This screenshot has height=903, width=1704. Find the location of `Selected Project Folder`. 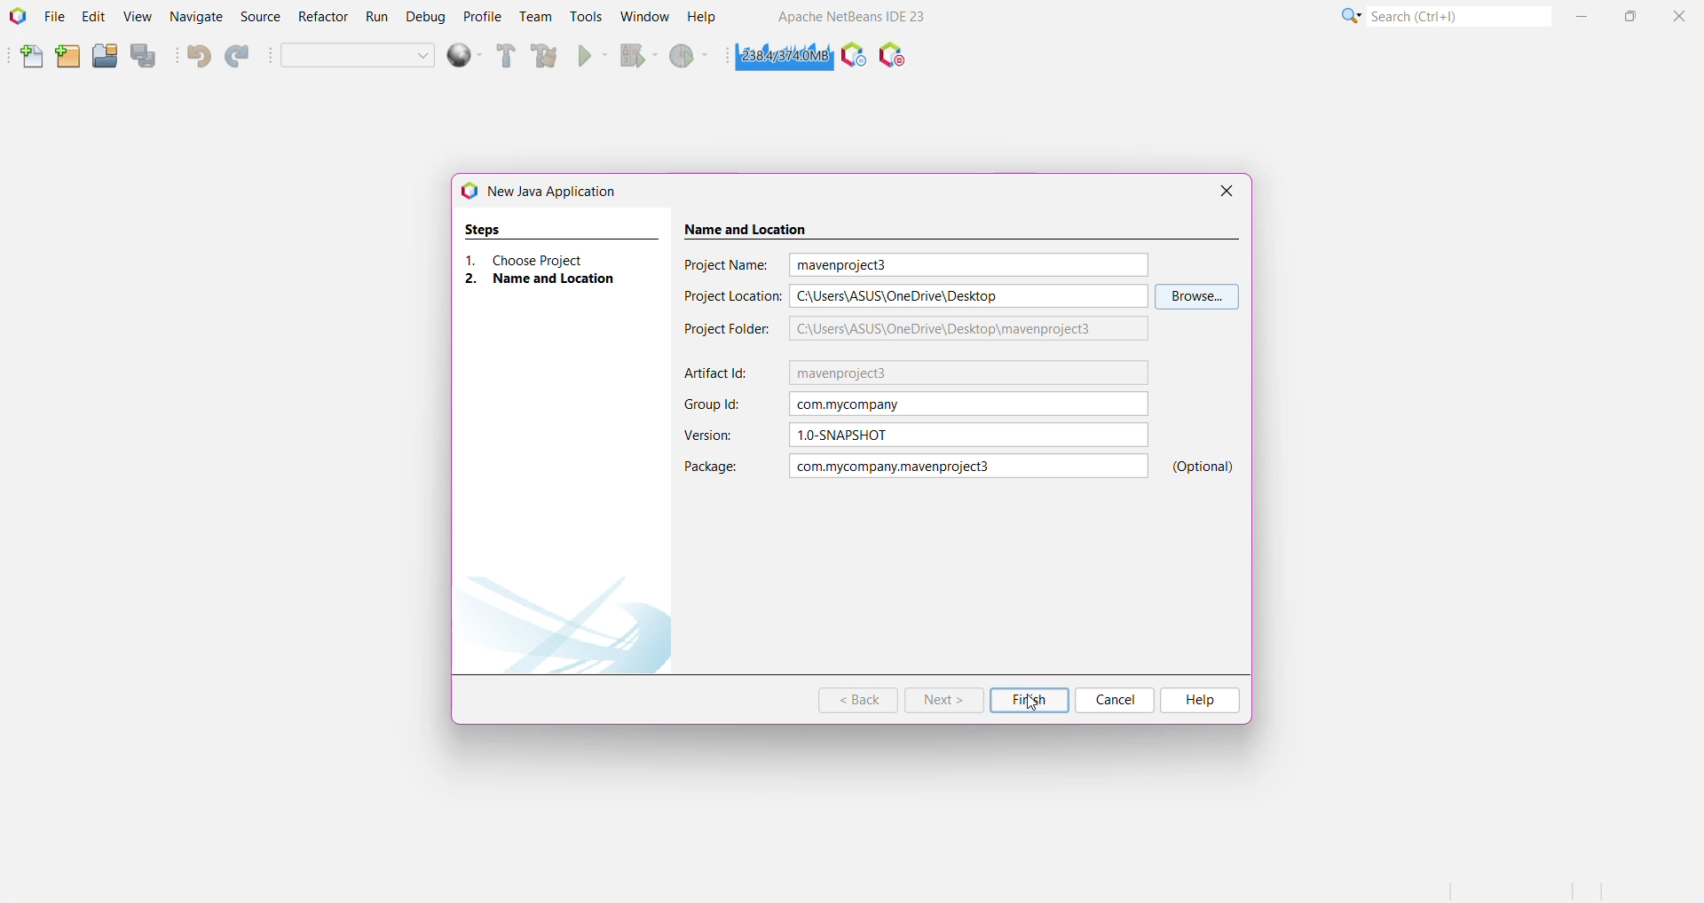

Selected Project Folder is located at coordinates (968, 329).